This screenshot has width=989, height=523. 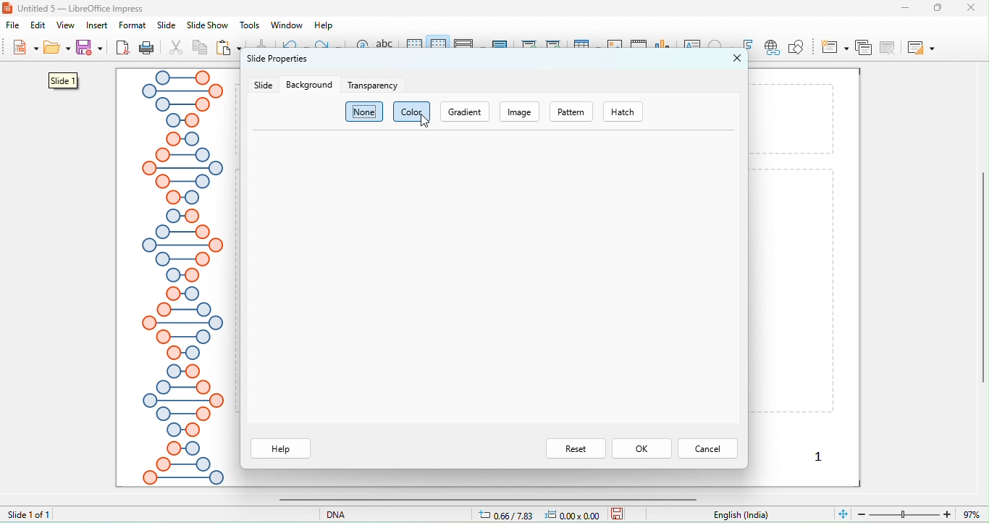 What do you see at coordinates (282, 449) in the screenshot?
I see `help` at bounding box center [282, 449].